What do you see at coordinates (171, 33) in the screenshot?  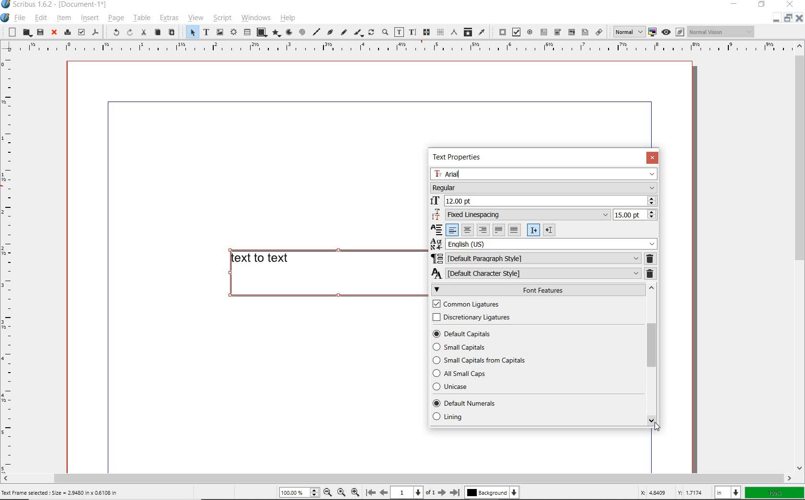 I see `paste` at bounding box center [171, 33].